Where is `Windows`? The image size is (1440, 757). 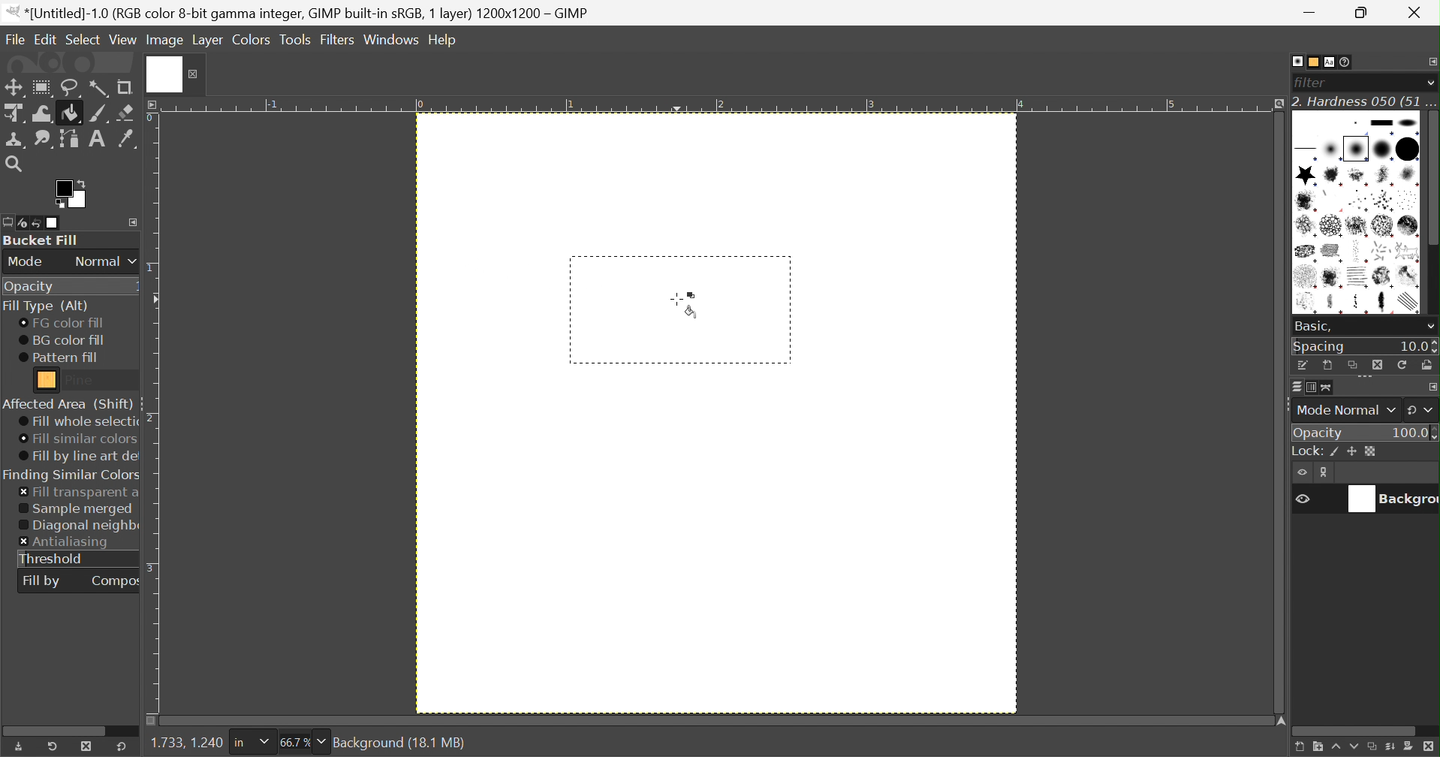
Windows is located at coordinates (390, 41).